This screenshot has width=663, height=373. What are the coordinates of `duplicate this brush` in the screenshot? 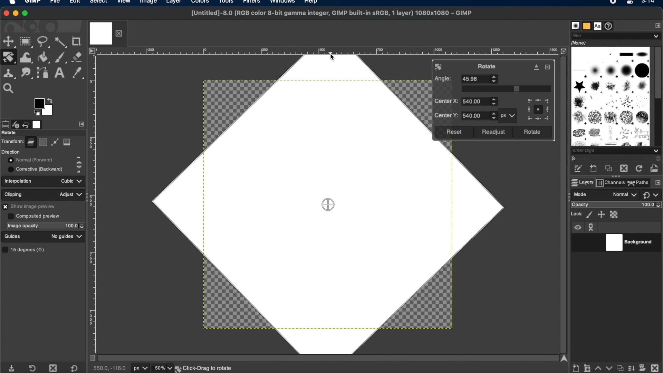 It's located at (607, 169).